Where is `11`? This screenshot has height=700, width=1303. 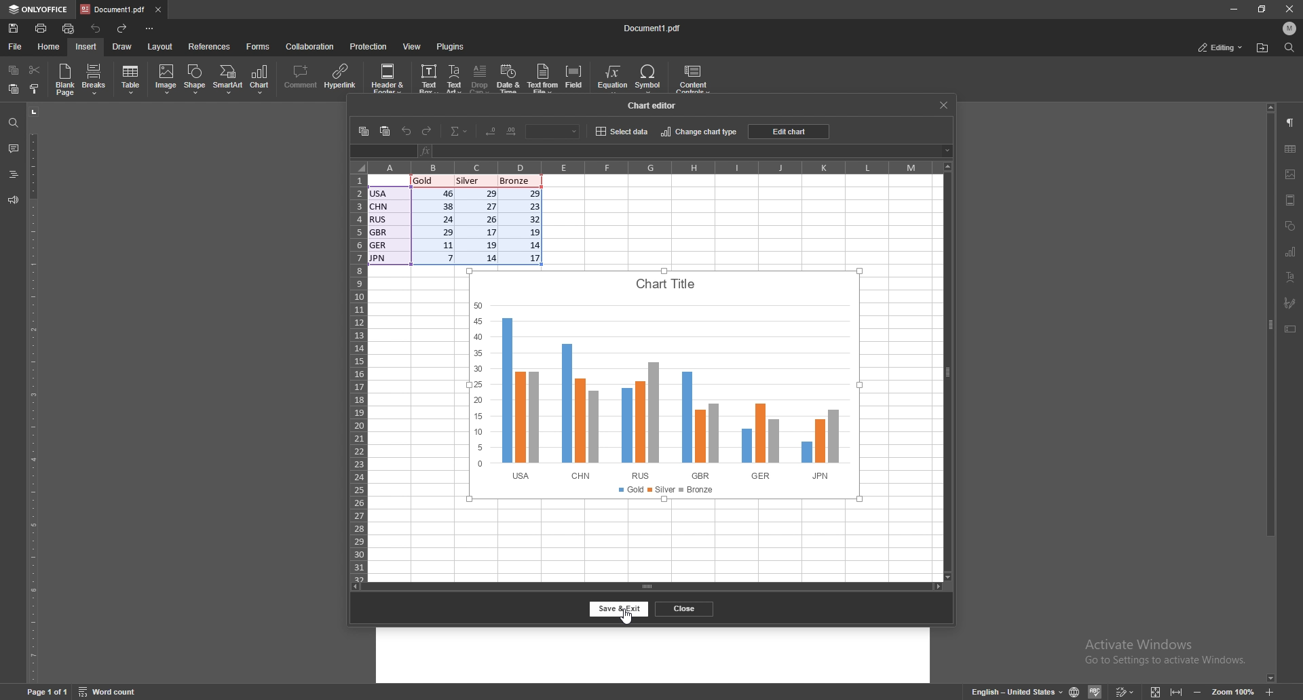
11 is located at coordinates (442, 244).